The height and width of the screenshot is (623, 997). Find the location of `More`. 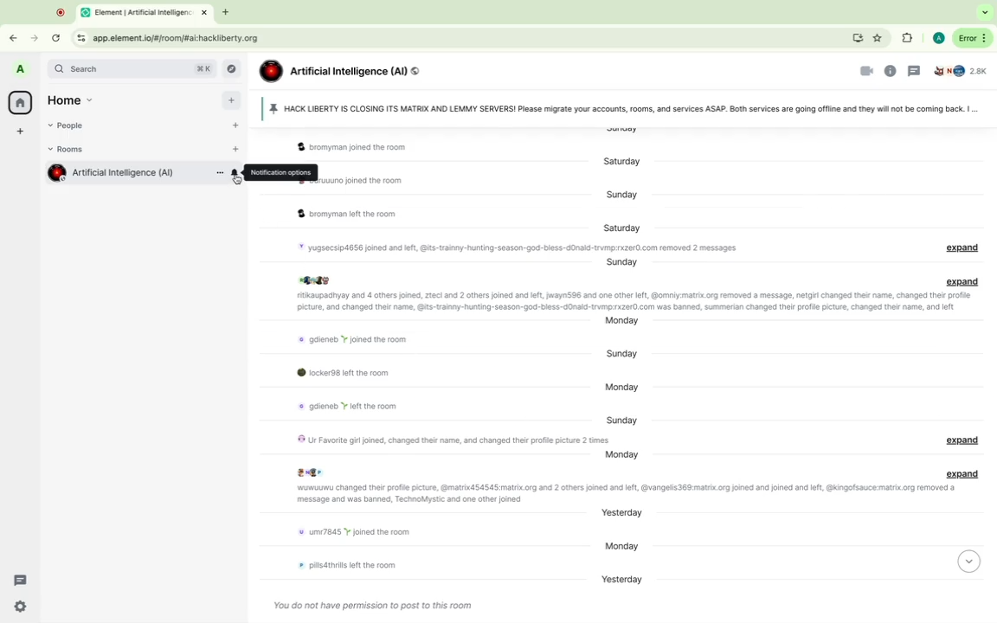

More is located at coordinates (973, 37).